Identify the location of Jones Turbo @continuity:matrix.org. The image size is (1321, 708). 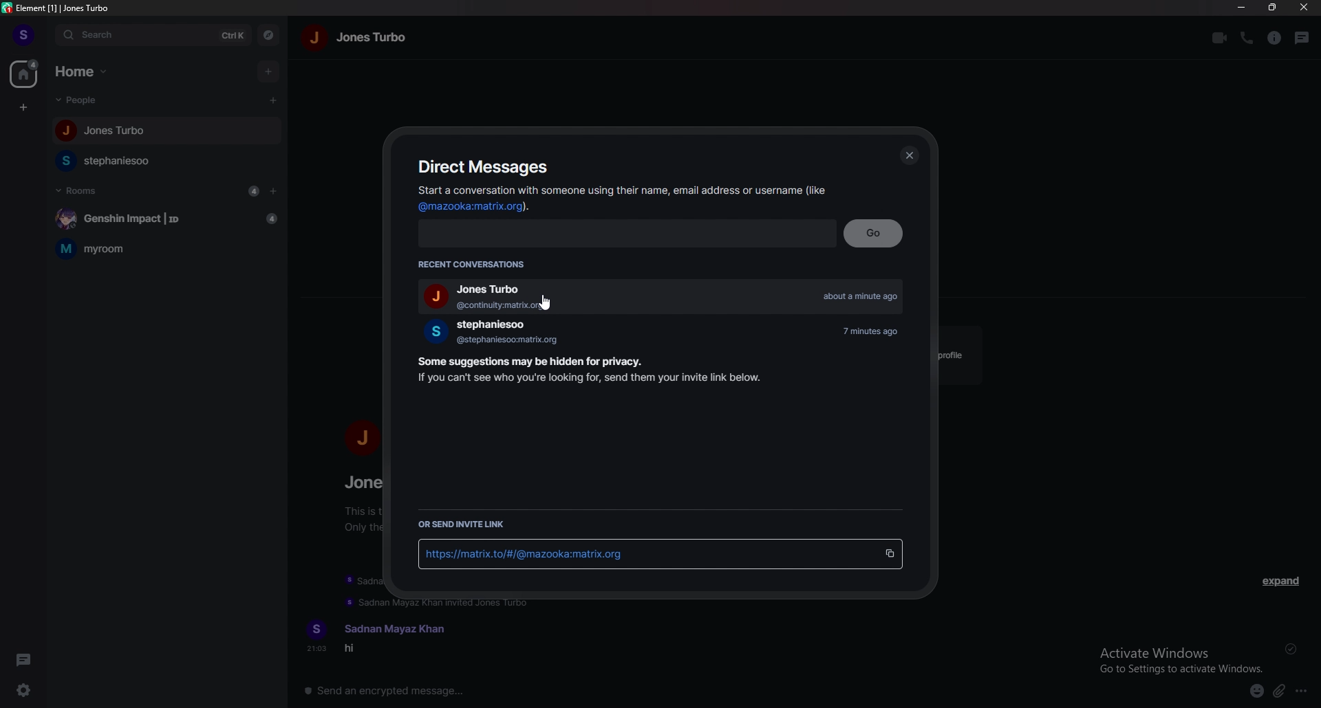
(465, 297).